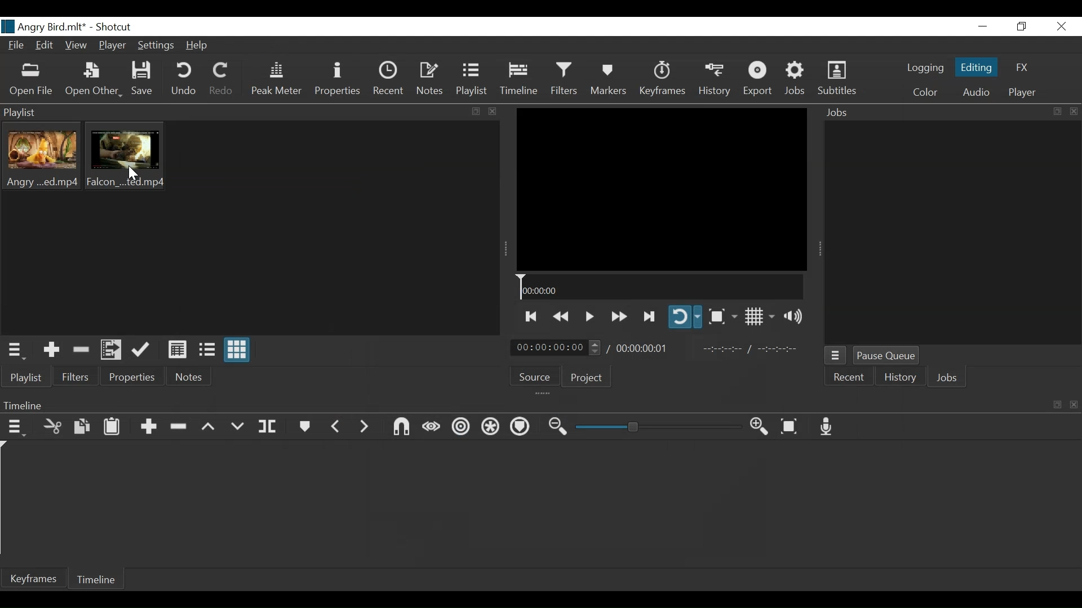 The width and height of the screenshot is (1082, 608). What do you see at coordinates (837, 78) in the screenshot?
I see `Subtitles` at bounding box center [837, 78].